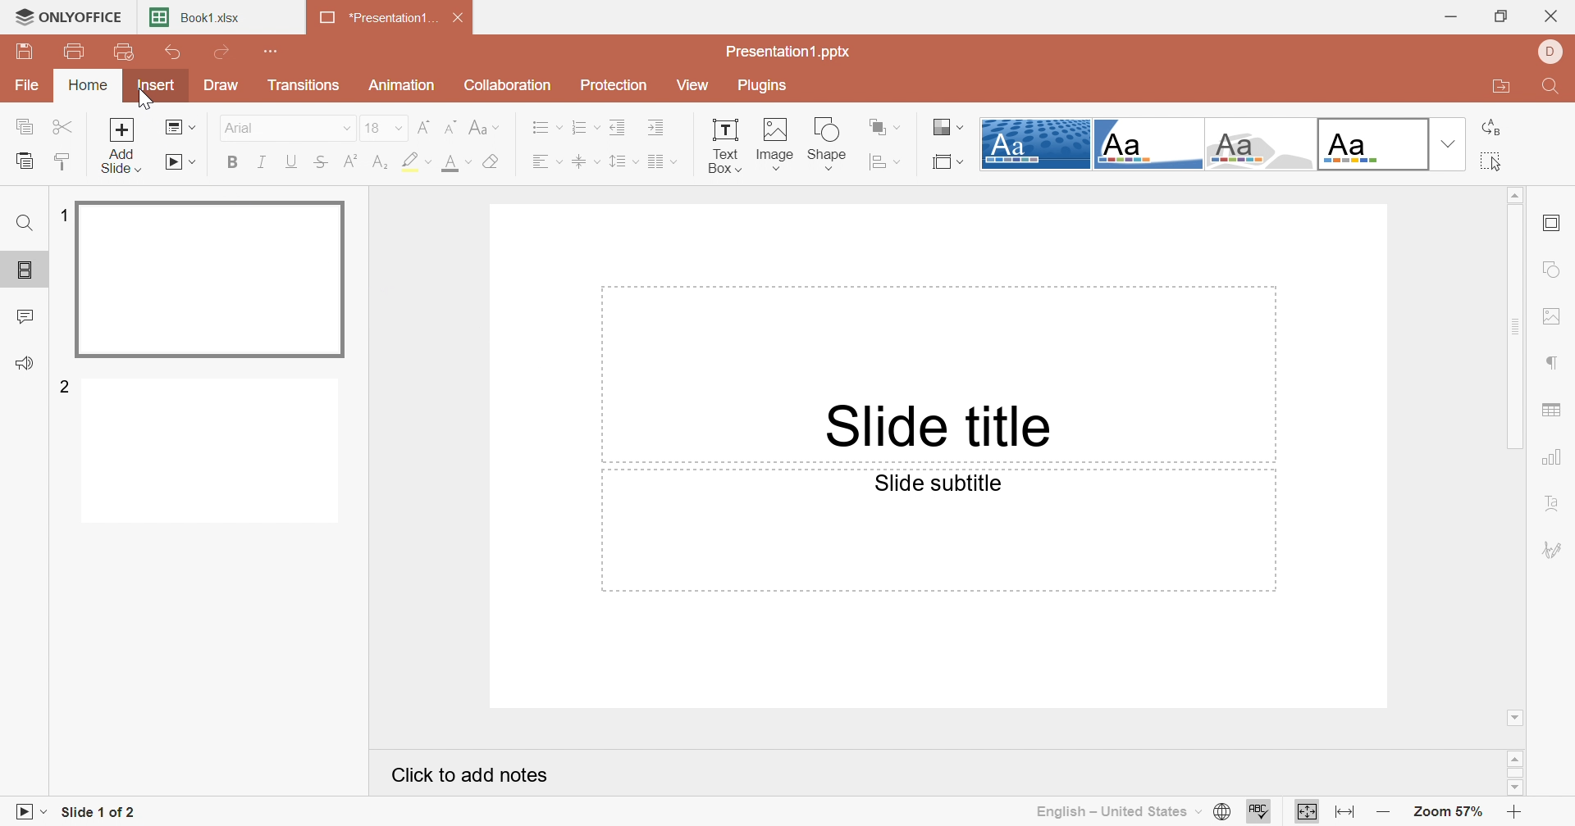 The width and height of the screenshot is (1575, 826). What do you see at coordinates (616, 128) in the screenshot?
I see `Decrease Indent` at bounding box center [616, 128].